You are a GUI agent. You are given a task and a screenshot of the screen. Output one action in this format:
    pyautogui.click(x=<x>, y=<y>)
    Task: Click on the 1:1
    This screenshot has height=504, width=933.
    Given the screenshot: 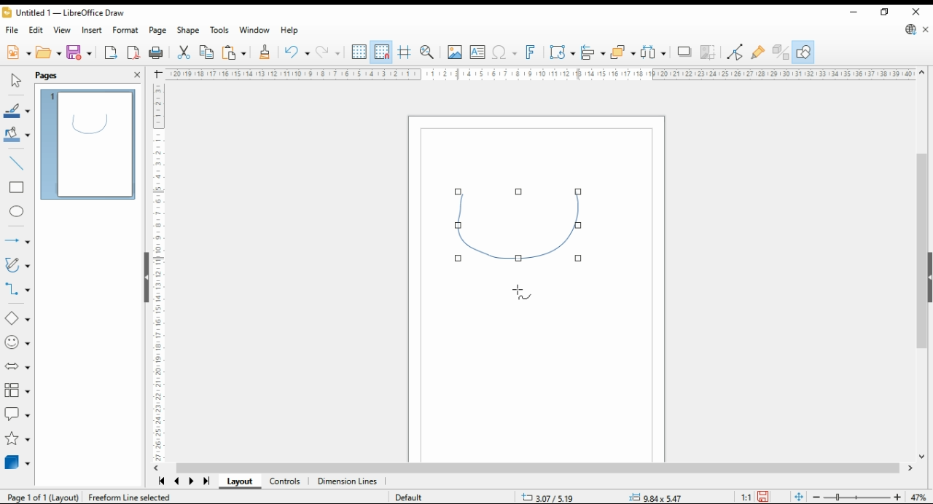 What is the action you would take?
    pyautogui.click(x=745, y=497)
    